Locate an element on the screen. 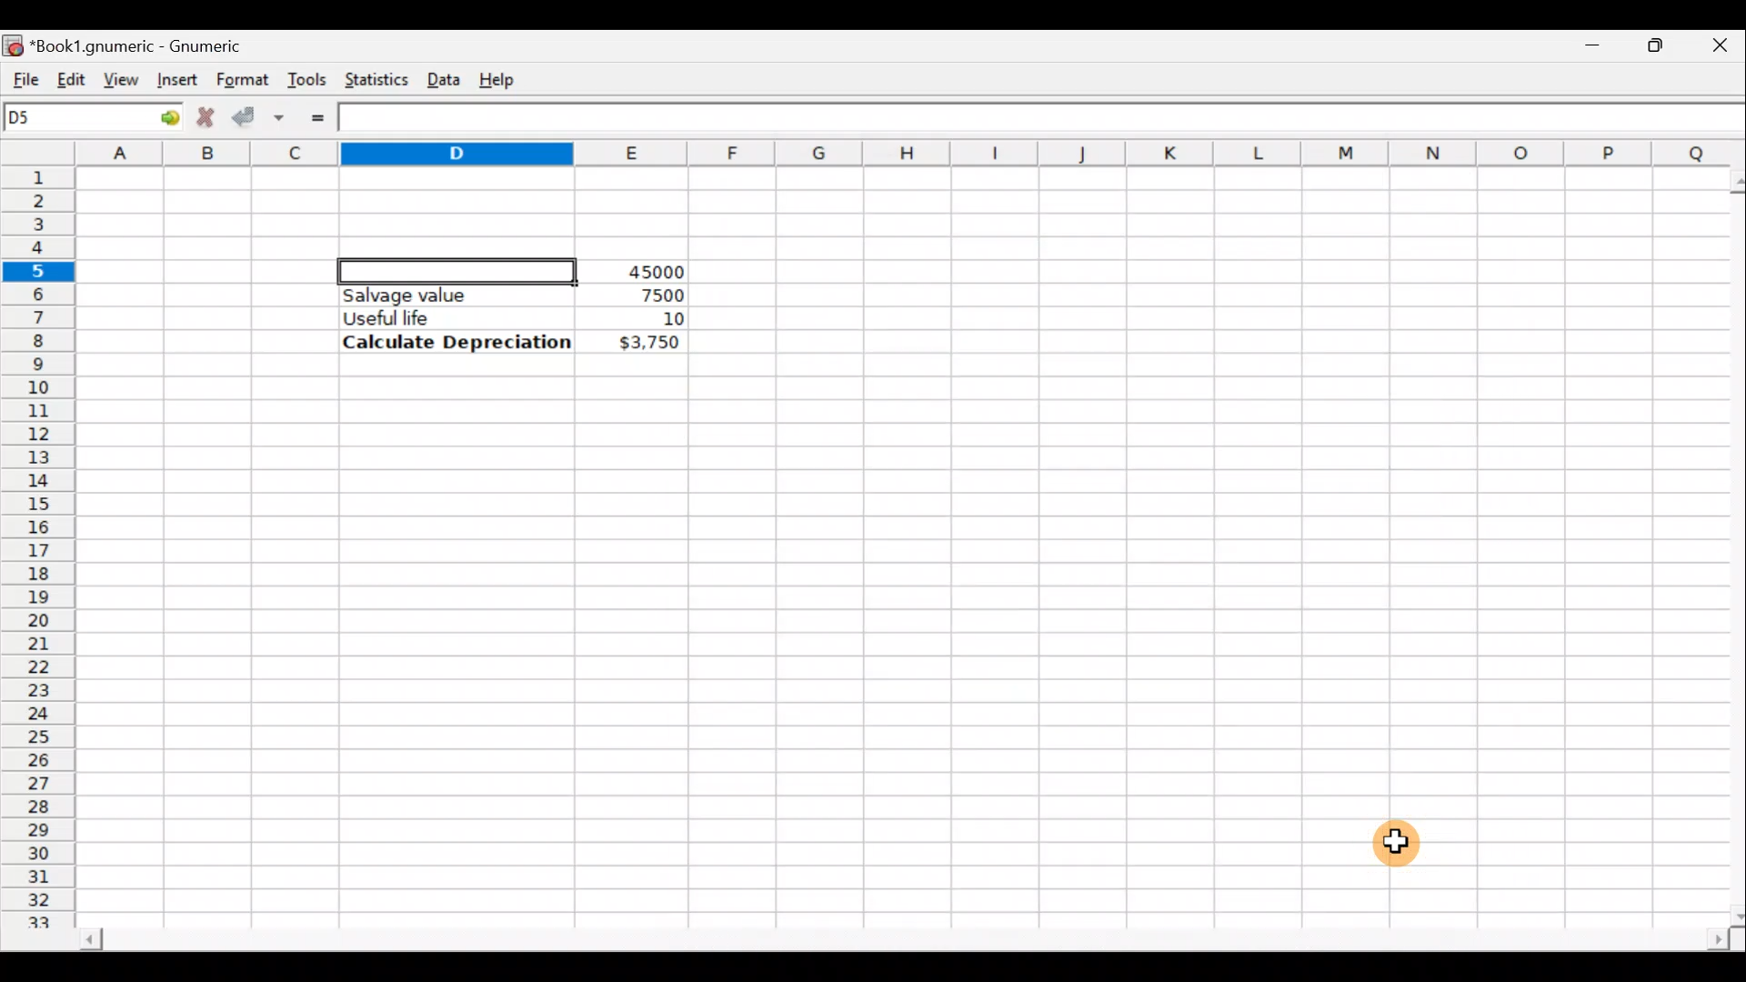  Cancel change is located at coordinates (204, 115).